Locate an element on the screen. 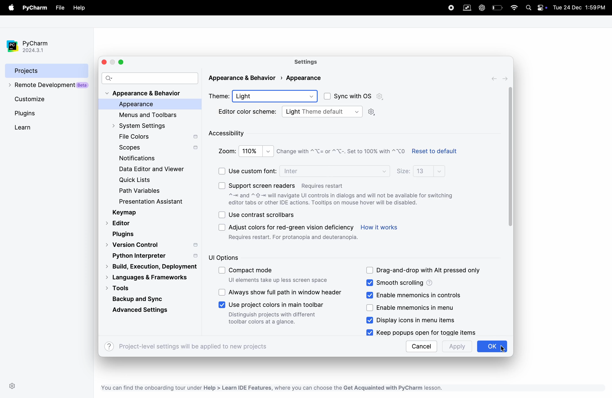 This screenshot has height=398, width=612. settings is located at coordinates (313, 62).